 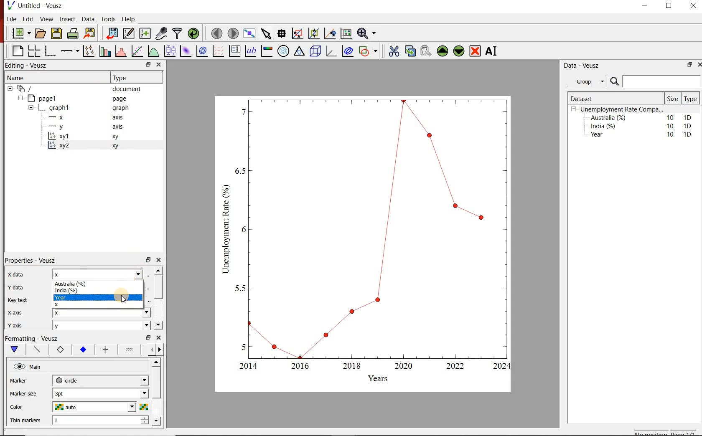 I want to click on Year 10 1D, so click(x=643, y=135).